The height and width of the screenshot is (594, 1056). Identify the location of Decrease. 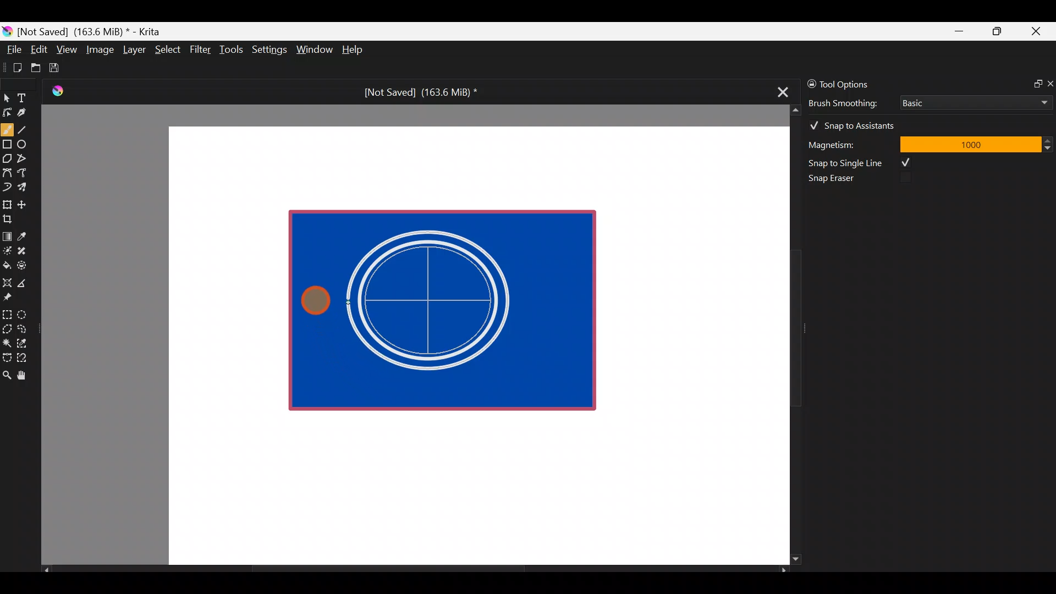
(1049, 147).